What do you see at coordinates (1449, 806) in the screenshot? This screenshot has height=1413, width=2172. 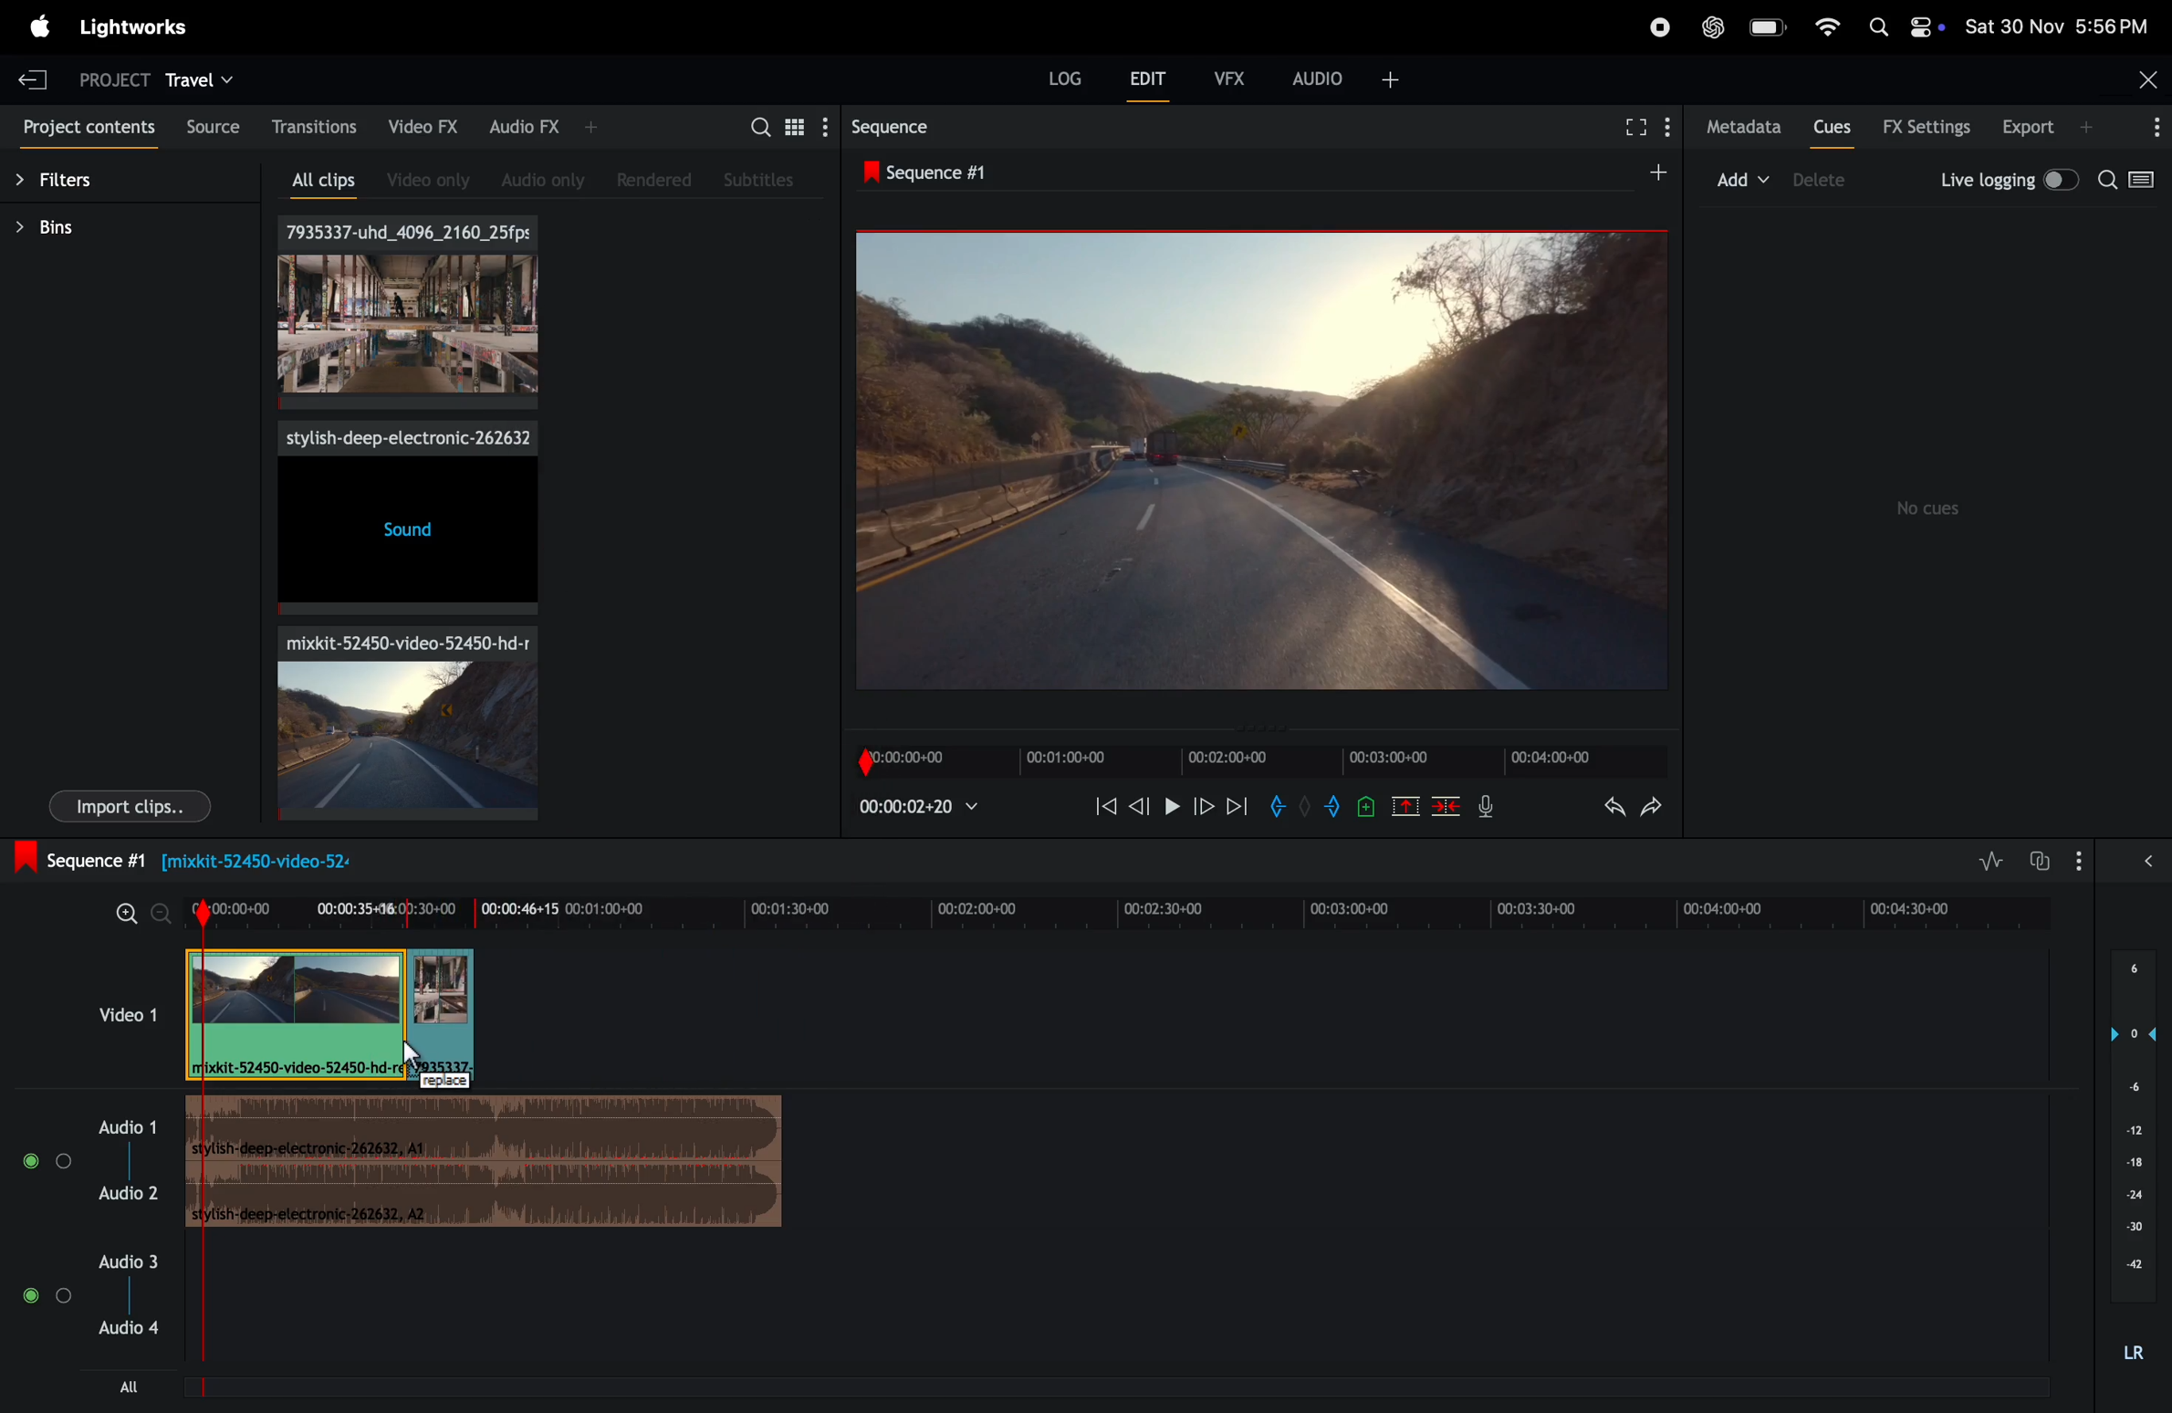 I see `delete` at bounding box center [1449, 806].